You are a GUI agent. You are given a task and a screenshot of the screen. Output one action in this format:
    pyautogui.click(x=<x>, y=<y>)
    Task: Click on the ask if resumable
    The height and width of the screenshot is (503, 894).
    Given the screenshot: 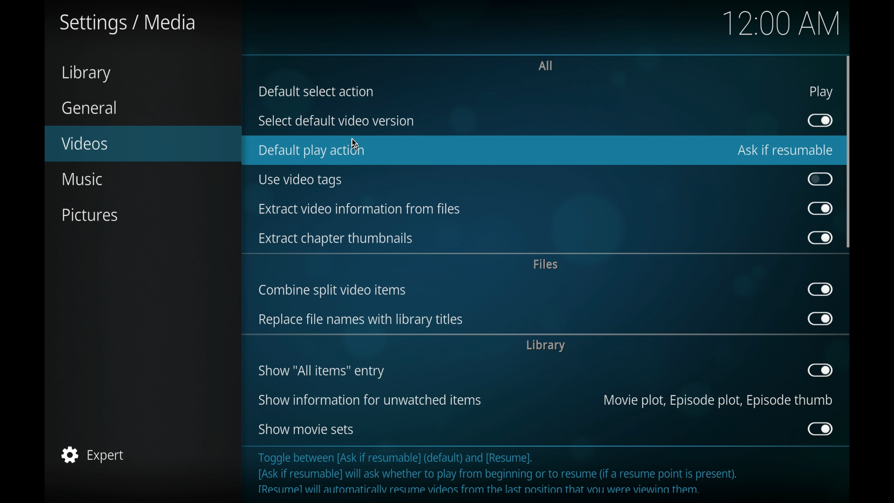 What is the action you would take?
    pyautogui.click(x=785, y=150)
    